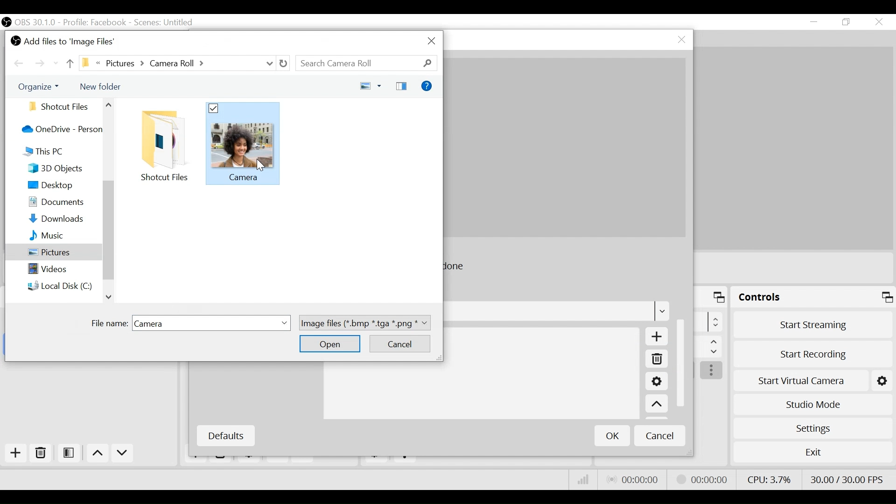 This screenshot has height=504, width=896. Describe the element at coordinates (177, 64) in the screenshot. I see `File Path` at that location.